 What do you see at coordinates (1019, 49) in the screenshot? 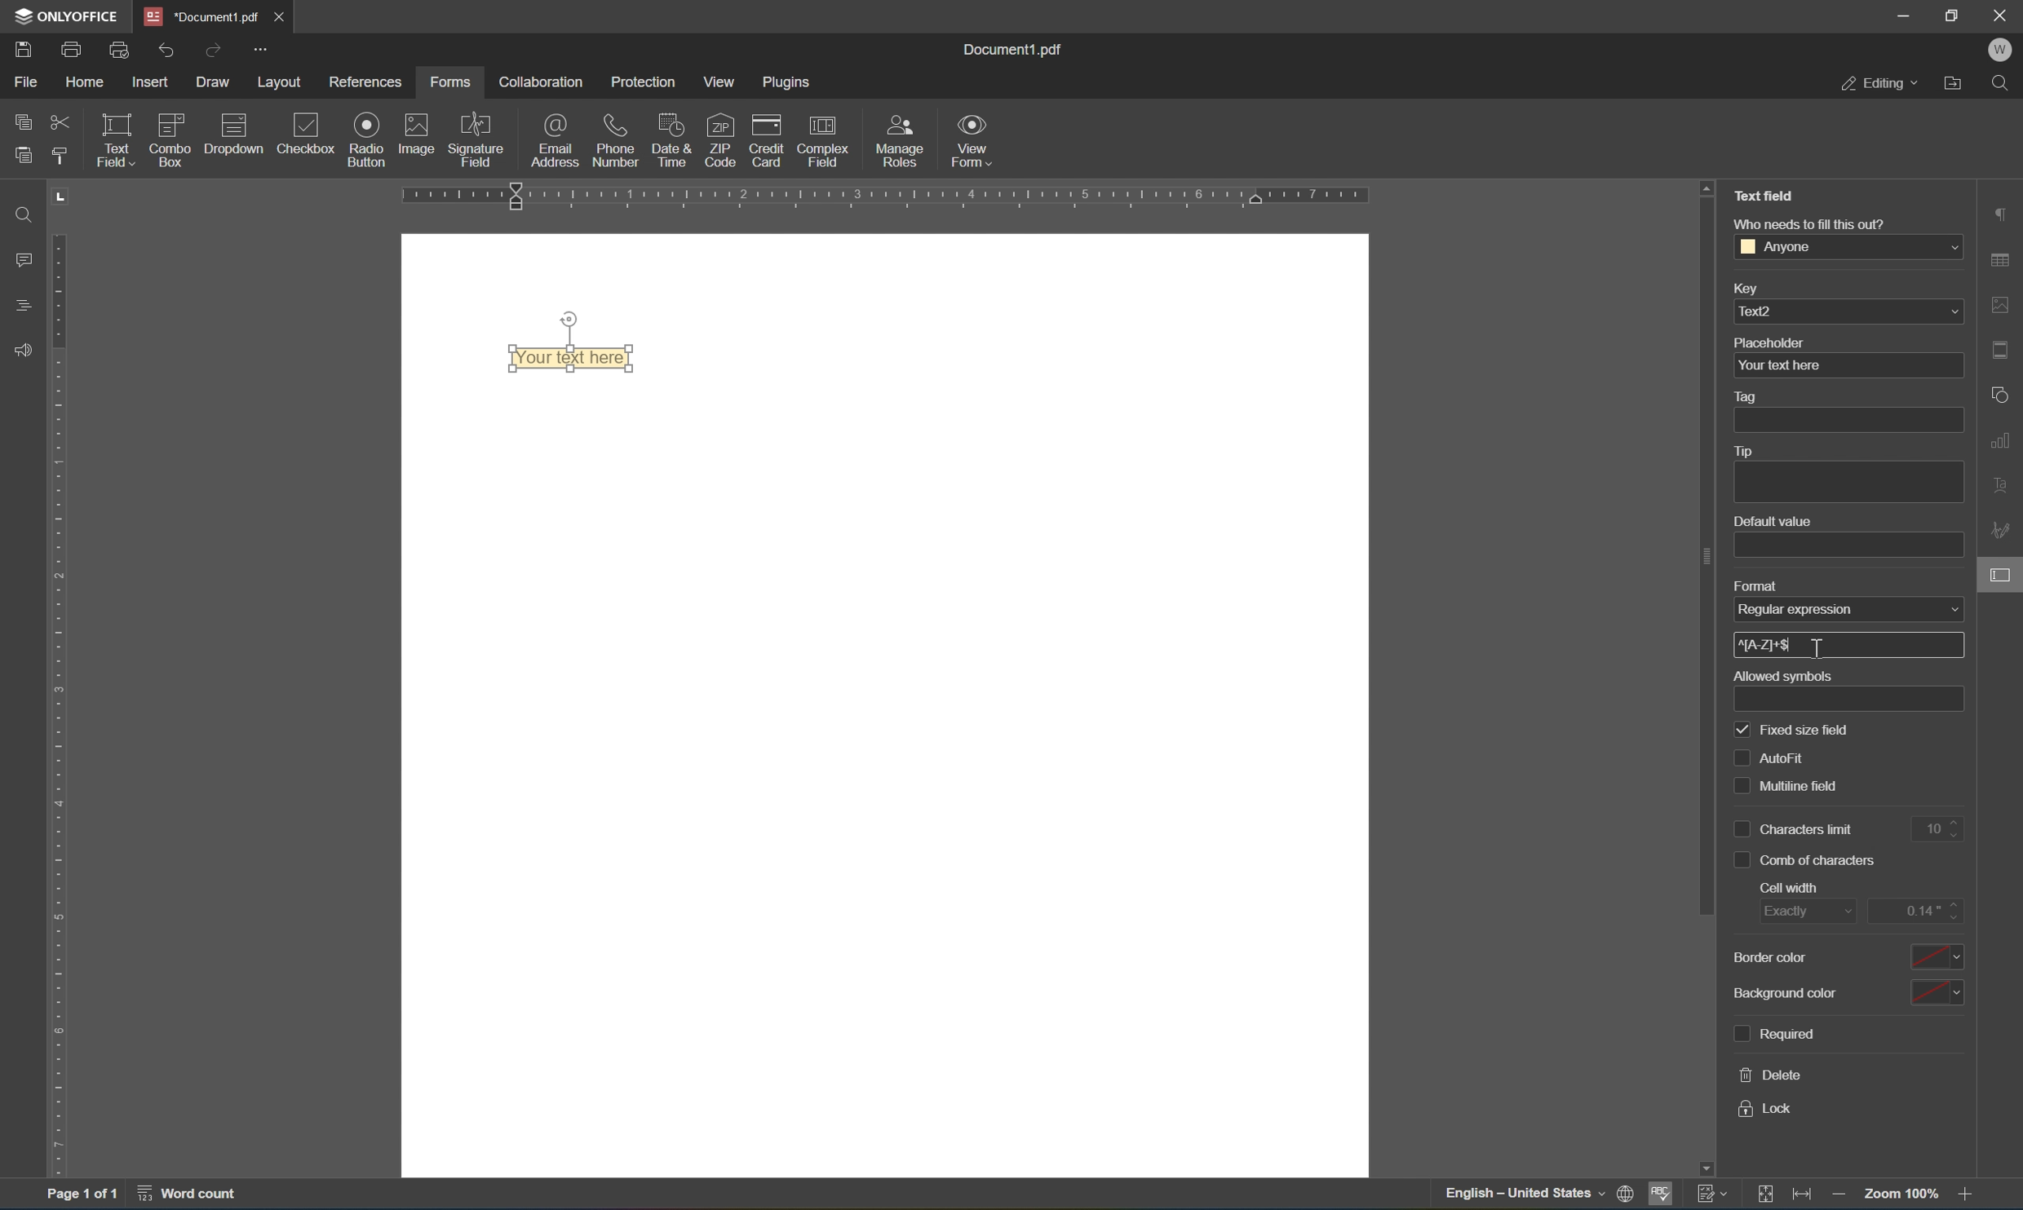
I see `document1.pdf` at bounding box center [1019, 49].